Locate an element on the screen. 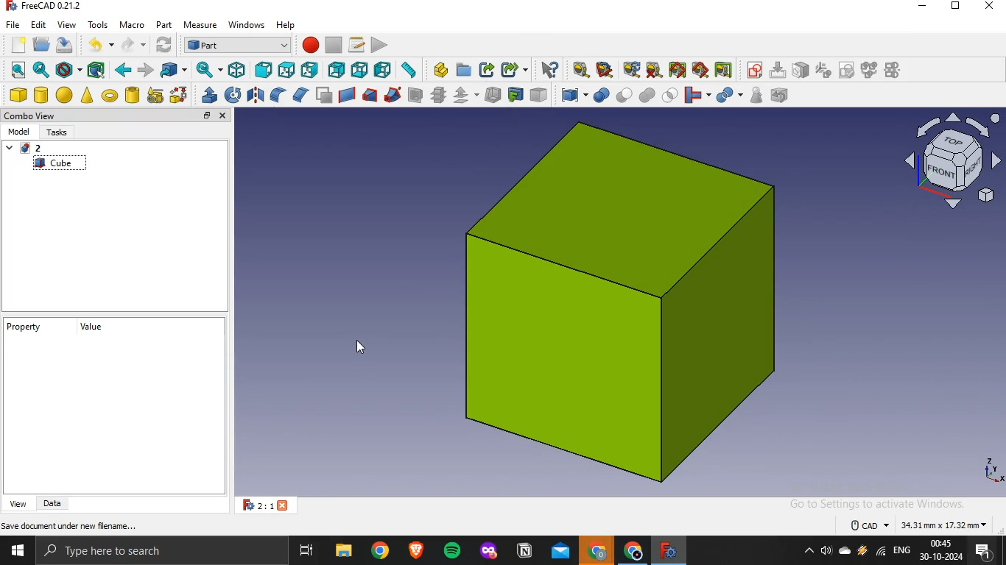  cylinder is located at coordinates (42, 95).